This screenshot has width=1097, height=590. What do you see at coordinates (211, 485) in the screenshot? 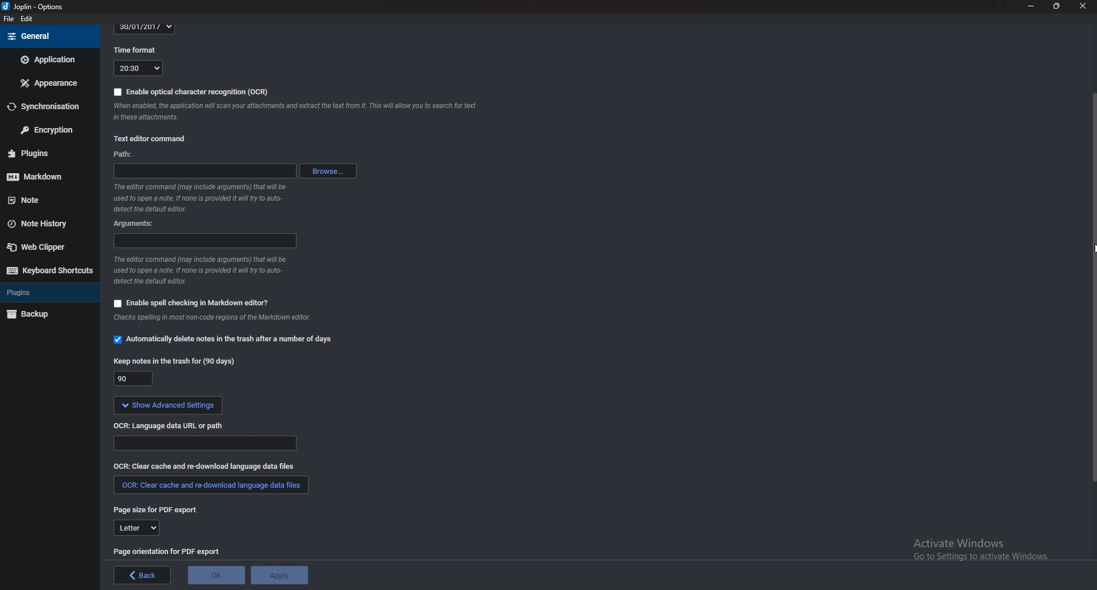
I see `Redownload language data` at bounding box center [211, 485].